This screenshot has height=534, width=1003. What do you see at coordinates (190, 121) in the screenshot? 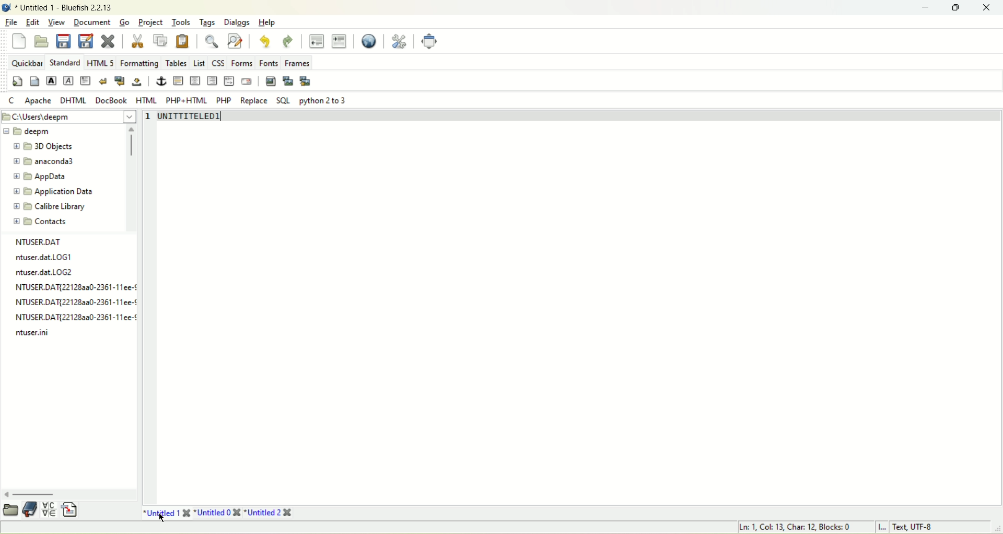
I see `UNITTITELED1` at bounding box center [190, 121].